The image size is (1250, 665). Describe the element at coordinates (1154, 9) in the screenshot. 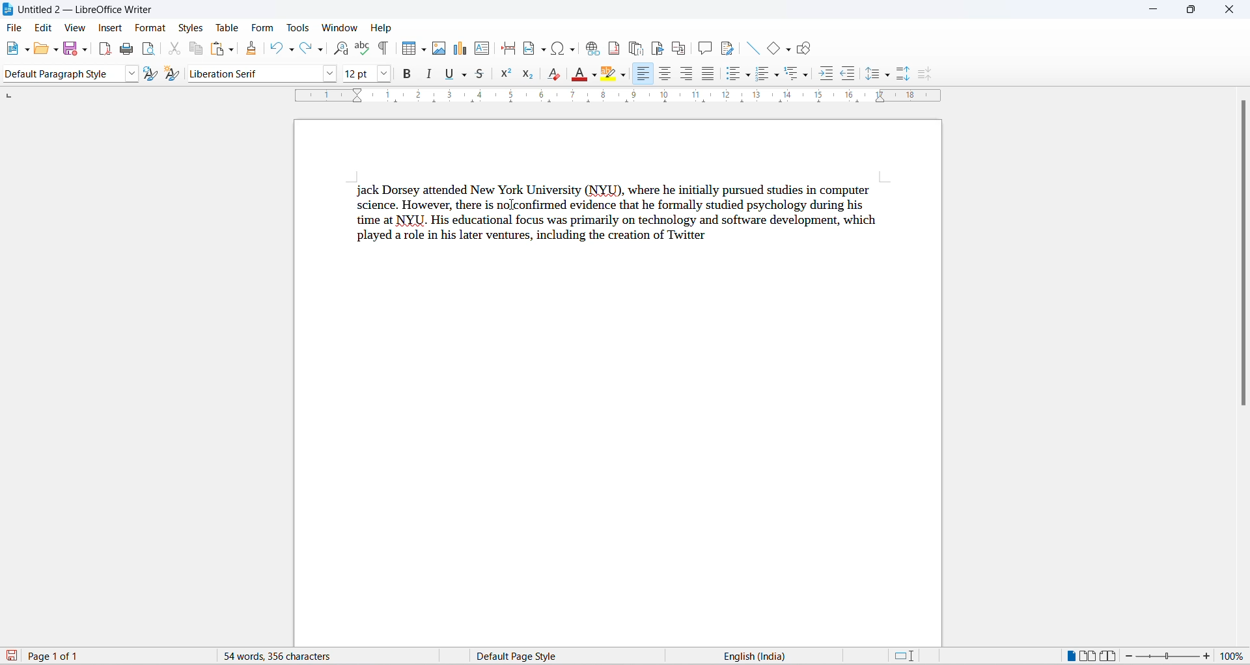

I see `minimize` at that location.